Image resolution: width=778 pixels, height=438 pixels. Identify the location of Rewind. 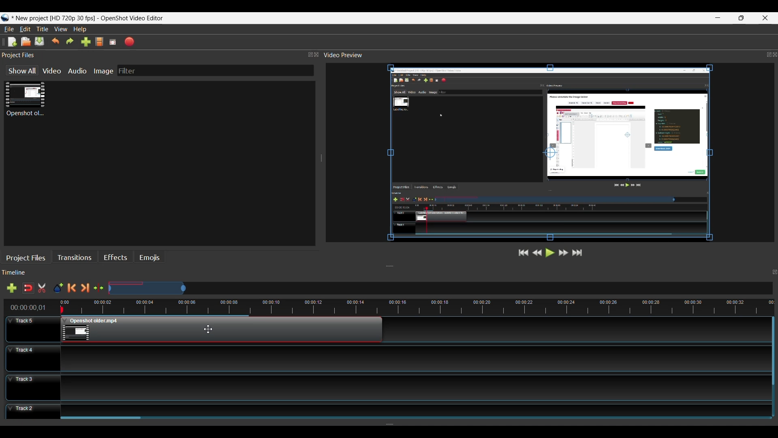
(538, 252).